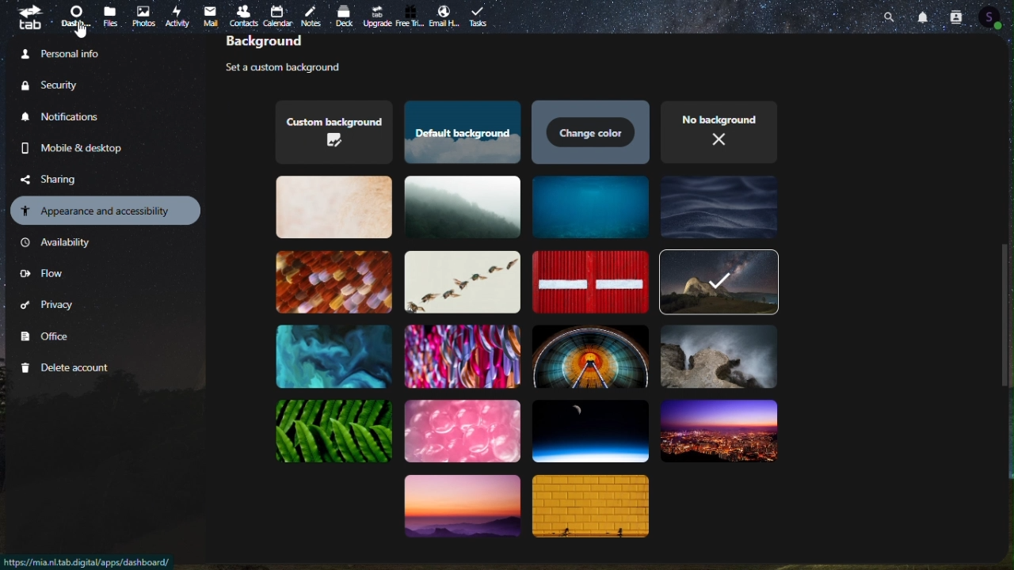 The width and height of the screenshot is (1014, 570). Describe the element at coordinates (61, 178) in the screenshot. I see `Sharing` at that location.